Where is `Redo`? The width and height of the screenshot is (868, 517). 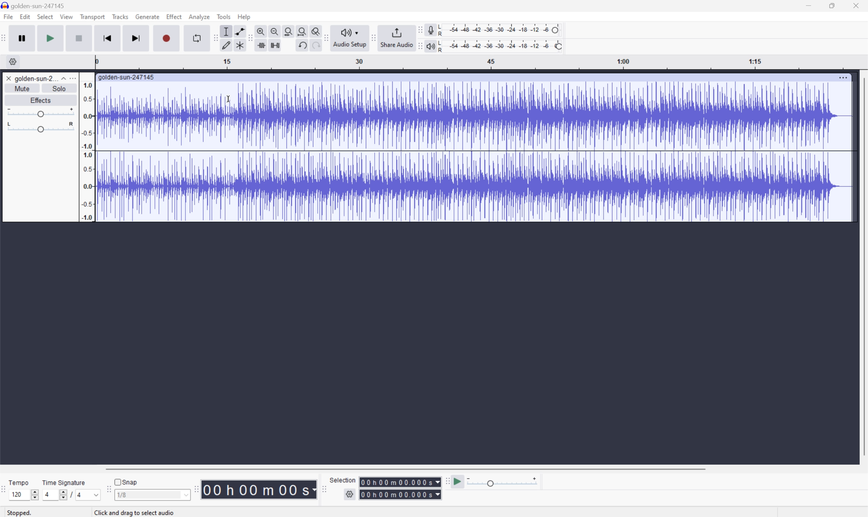
Redo is located at coordinates (315, 48).